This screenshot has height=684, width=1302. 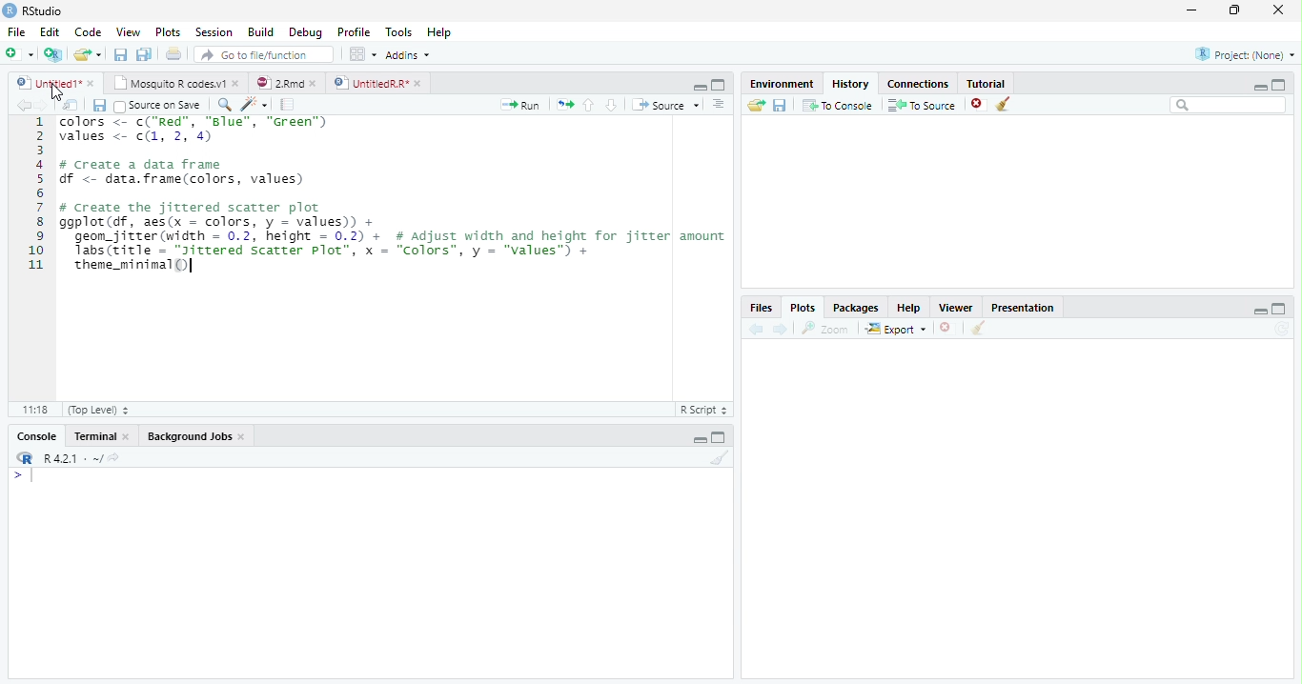 What do you see at coordinates (34, 410) in the screenshot?
I see `1:1` at bounding box center [34, 410].